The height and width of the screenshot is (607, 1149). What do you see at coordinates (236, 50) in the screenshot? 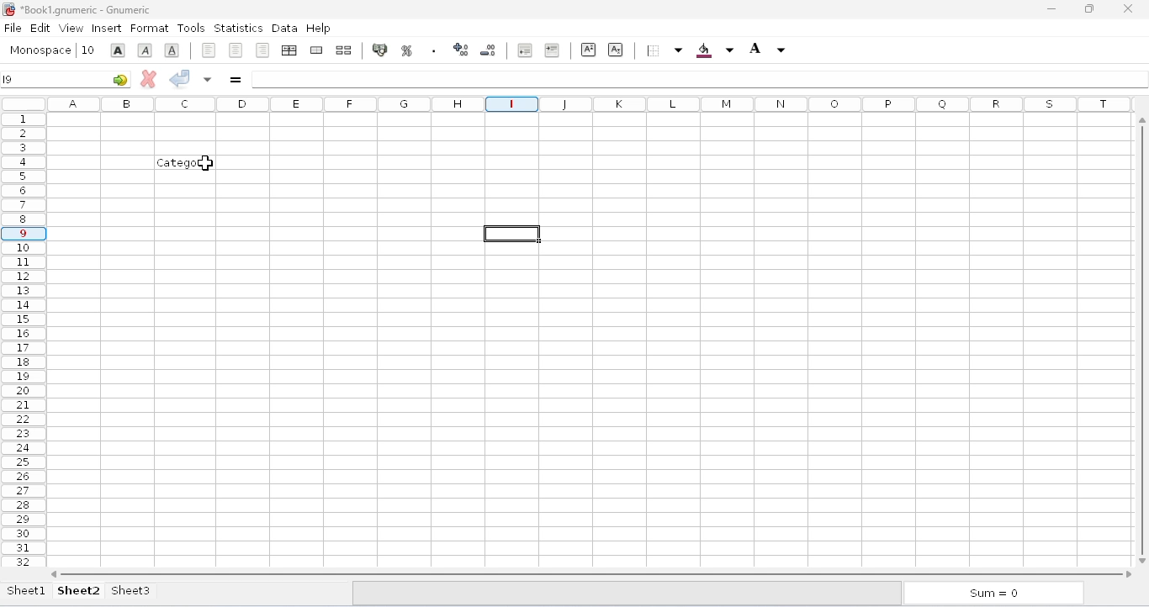
I see `center horizontally` at bounding box center [236, 50].